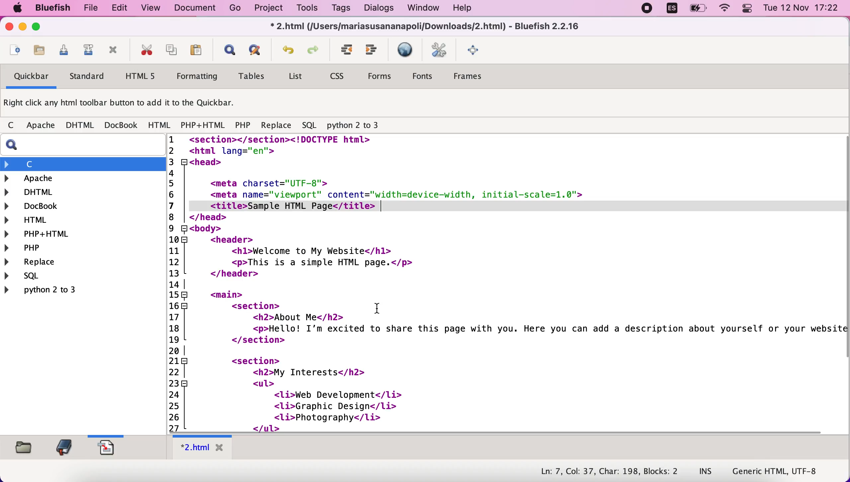  I want to click on advanced find and replace, so click(259, 49).